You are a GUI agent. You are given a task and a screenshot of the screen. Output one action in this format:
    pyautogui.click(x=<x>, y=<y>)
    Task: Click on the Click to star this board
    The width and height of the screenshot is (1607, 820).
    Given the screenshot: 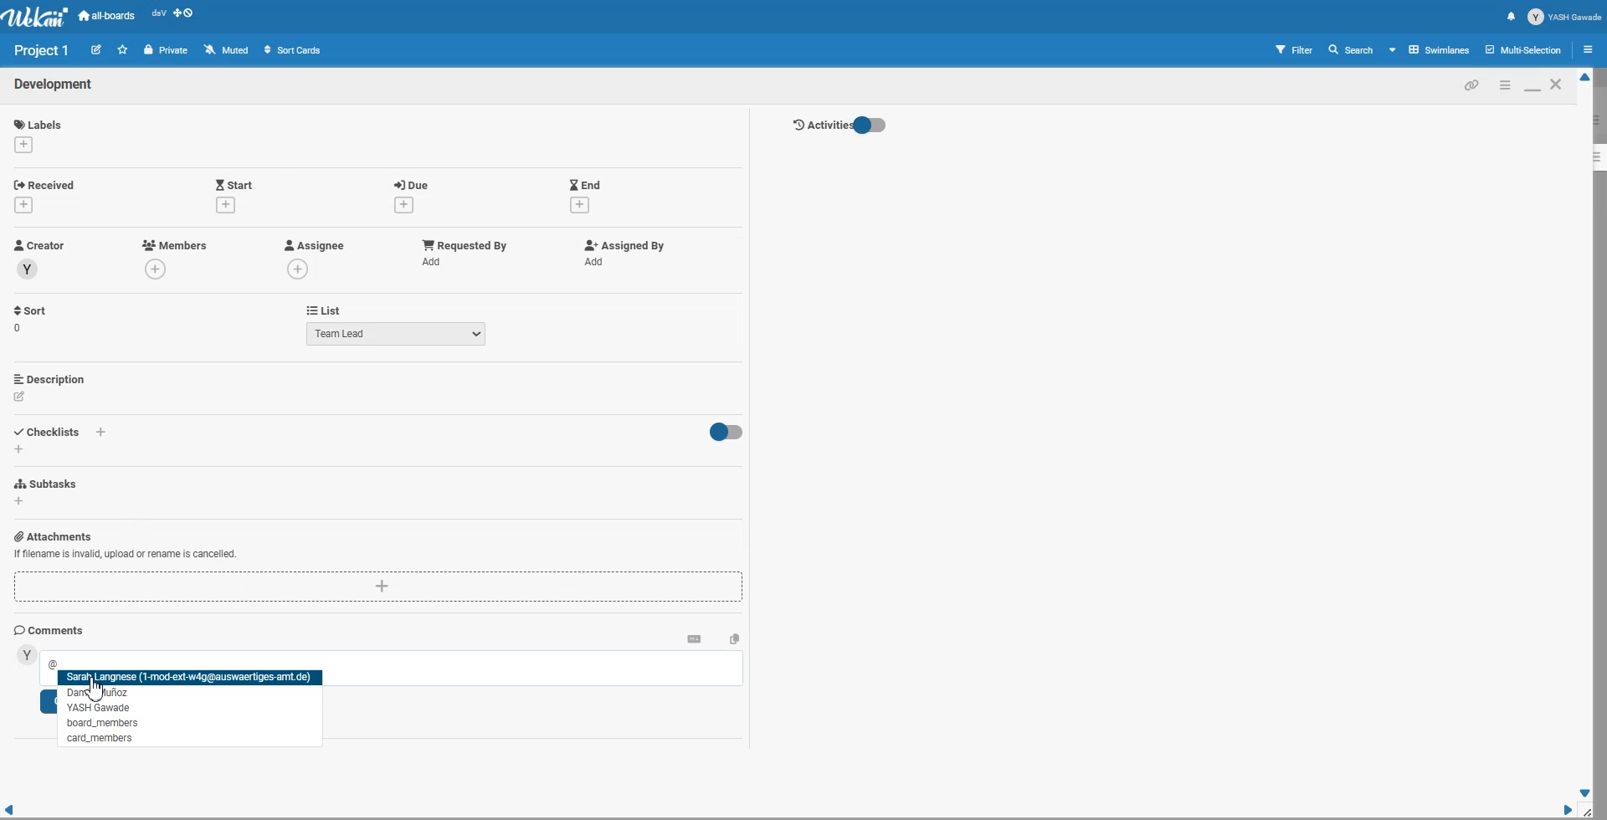 What is the action you would take?
    pyautogui.click(x=123, y=49)
    